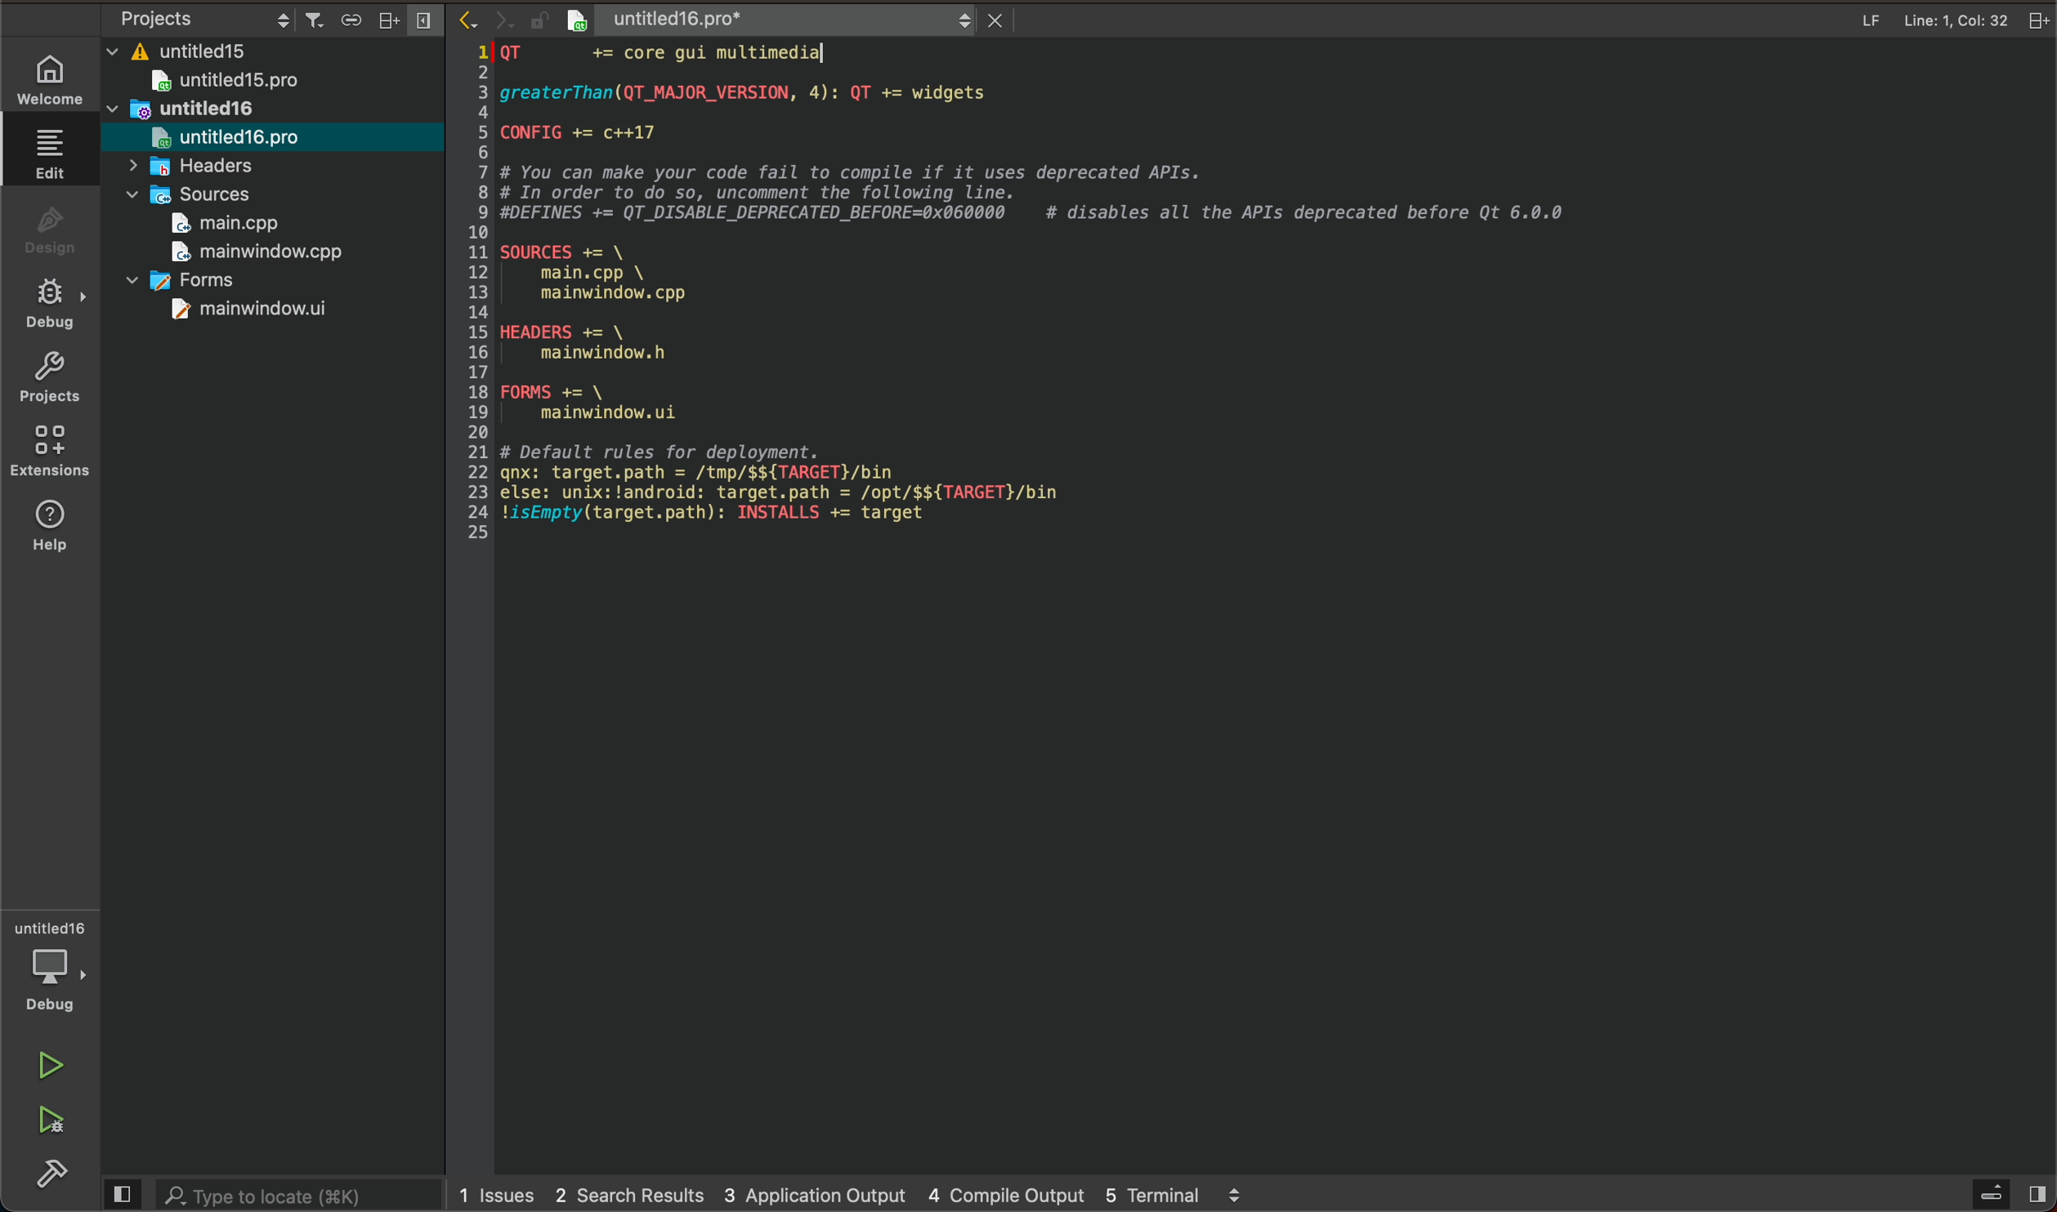  What do you see at coordinates (733, 18) in the screenshot?
I see `file name` at bounding box center [733, 18].